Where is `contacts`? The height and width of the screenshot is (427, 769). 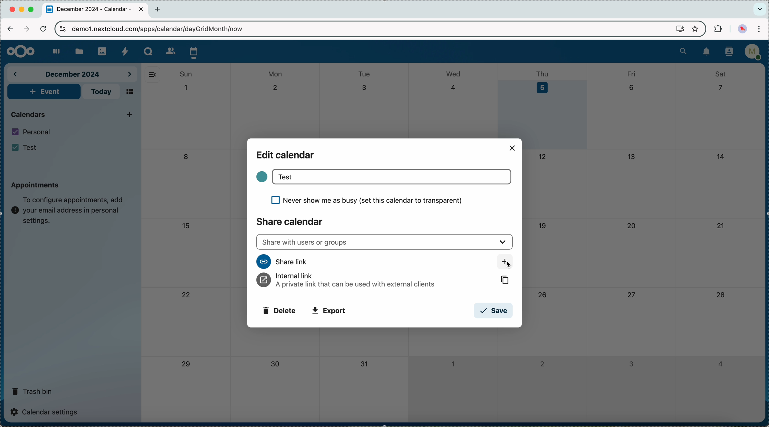
contacts is located at coordinates (169, 51).